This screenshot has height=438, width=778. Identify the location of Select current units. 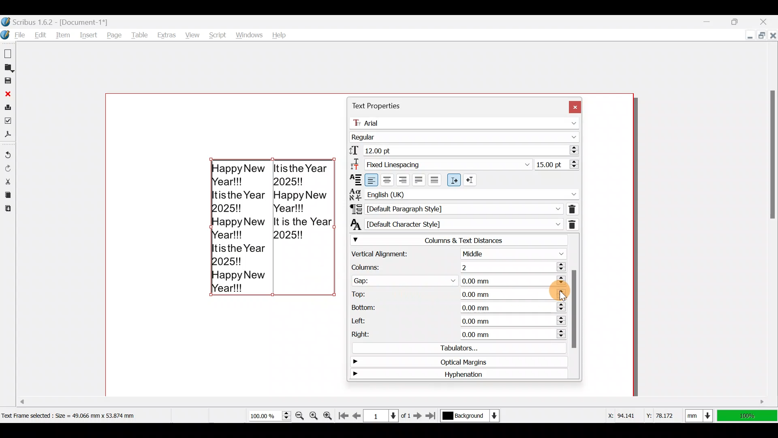
(701, 414).